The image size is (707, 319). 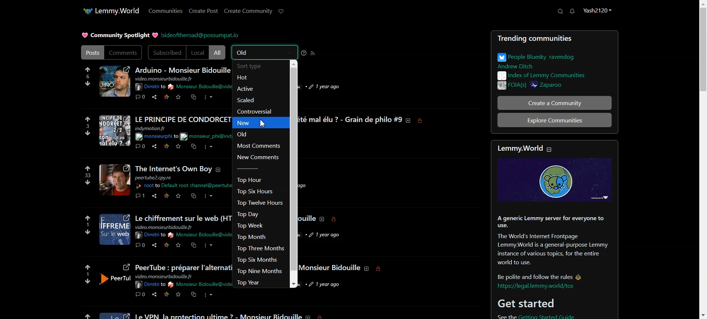 What do you see at coordinates (184, 185) in the screenshot?
I see `hyperlink` at bounding box center [184, 185].